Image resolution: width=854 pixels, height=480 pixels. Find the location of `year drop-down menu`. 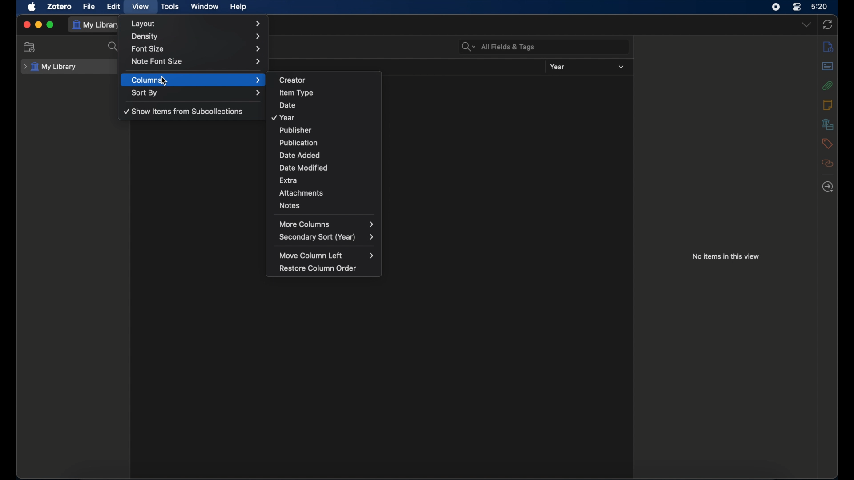

year drop-down menu is located at coordinates (621, 67).